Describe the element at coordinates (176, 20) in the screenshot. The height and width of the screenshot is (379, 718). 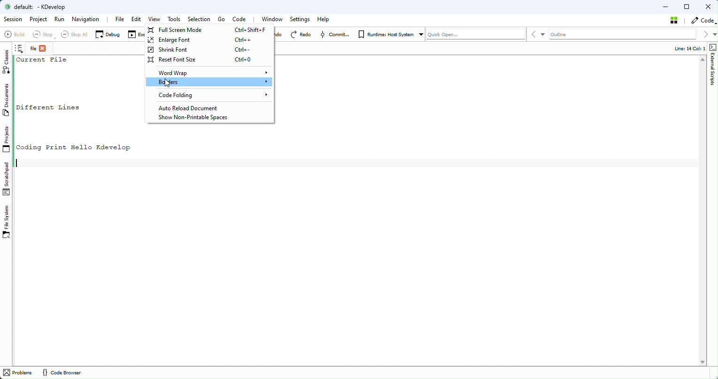
I see `Tools` at that location.